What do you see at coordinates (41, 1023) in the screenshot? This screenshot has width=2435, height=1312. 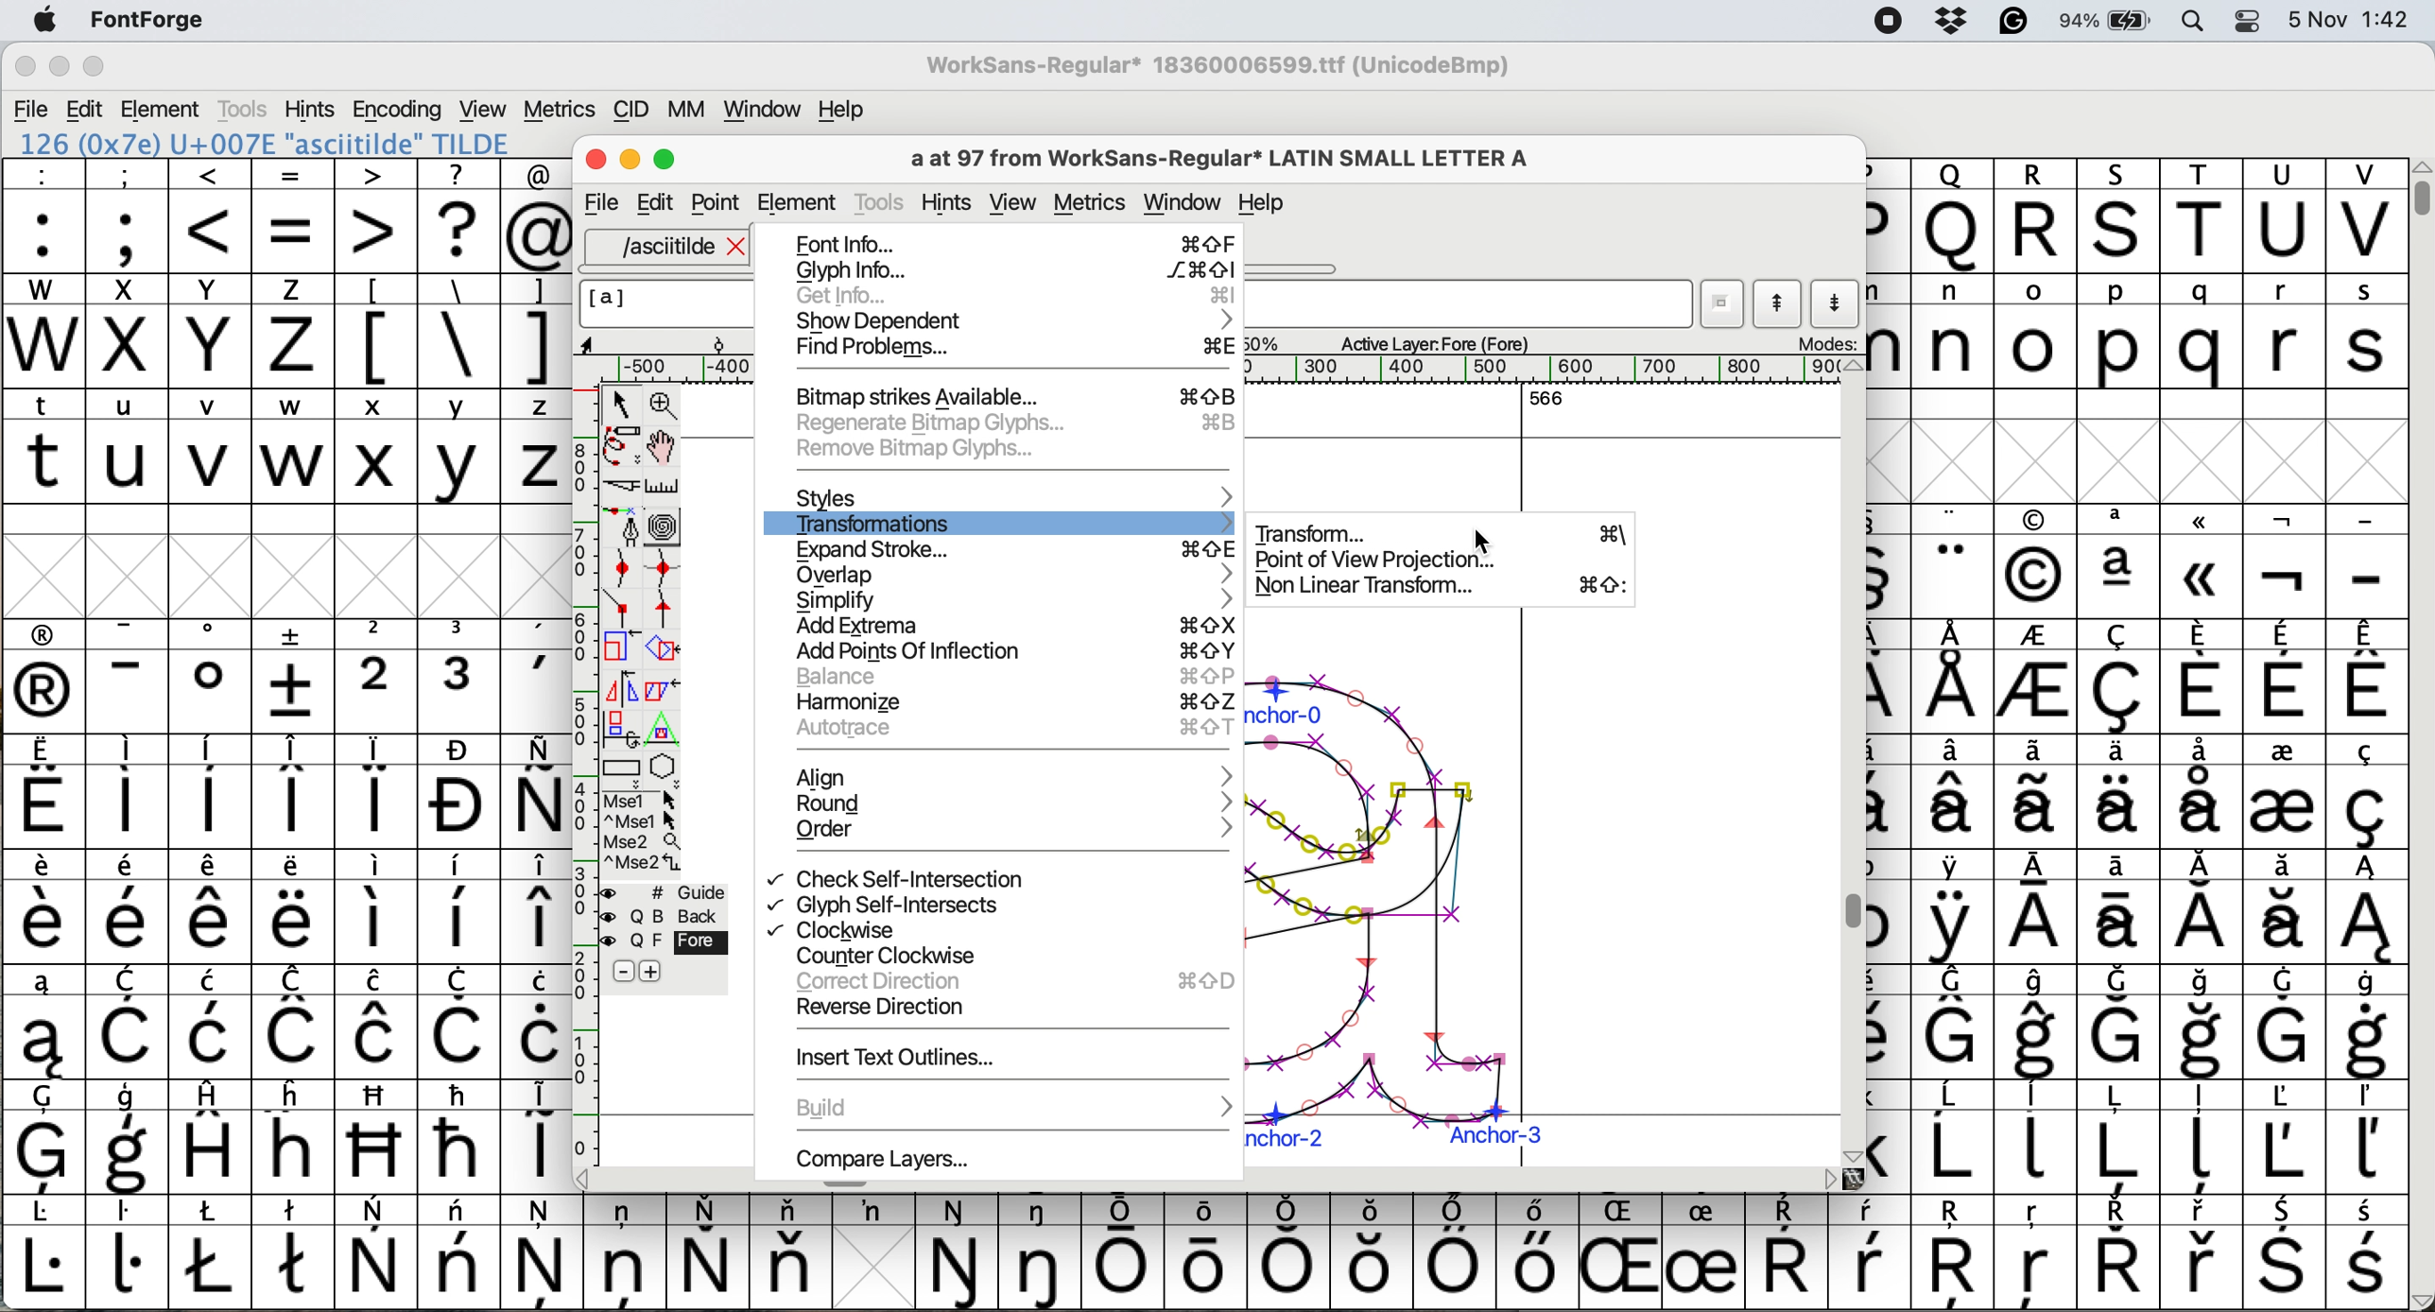 I see `symbol` at bounding box center [41, 1023].